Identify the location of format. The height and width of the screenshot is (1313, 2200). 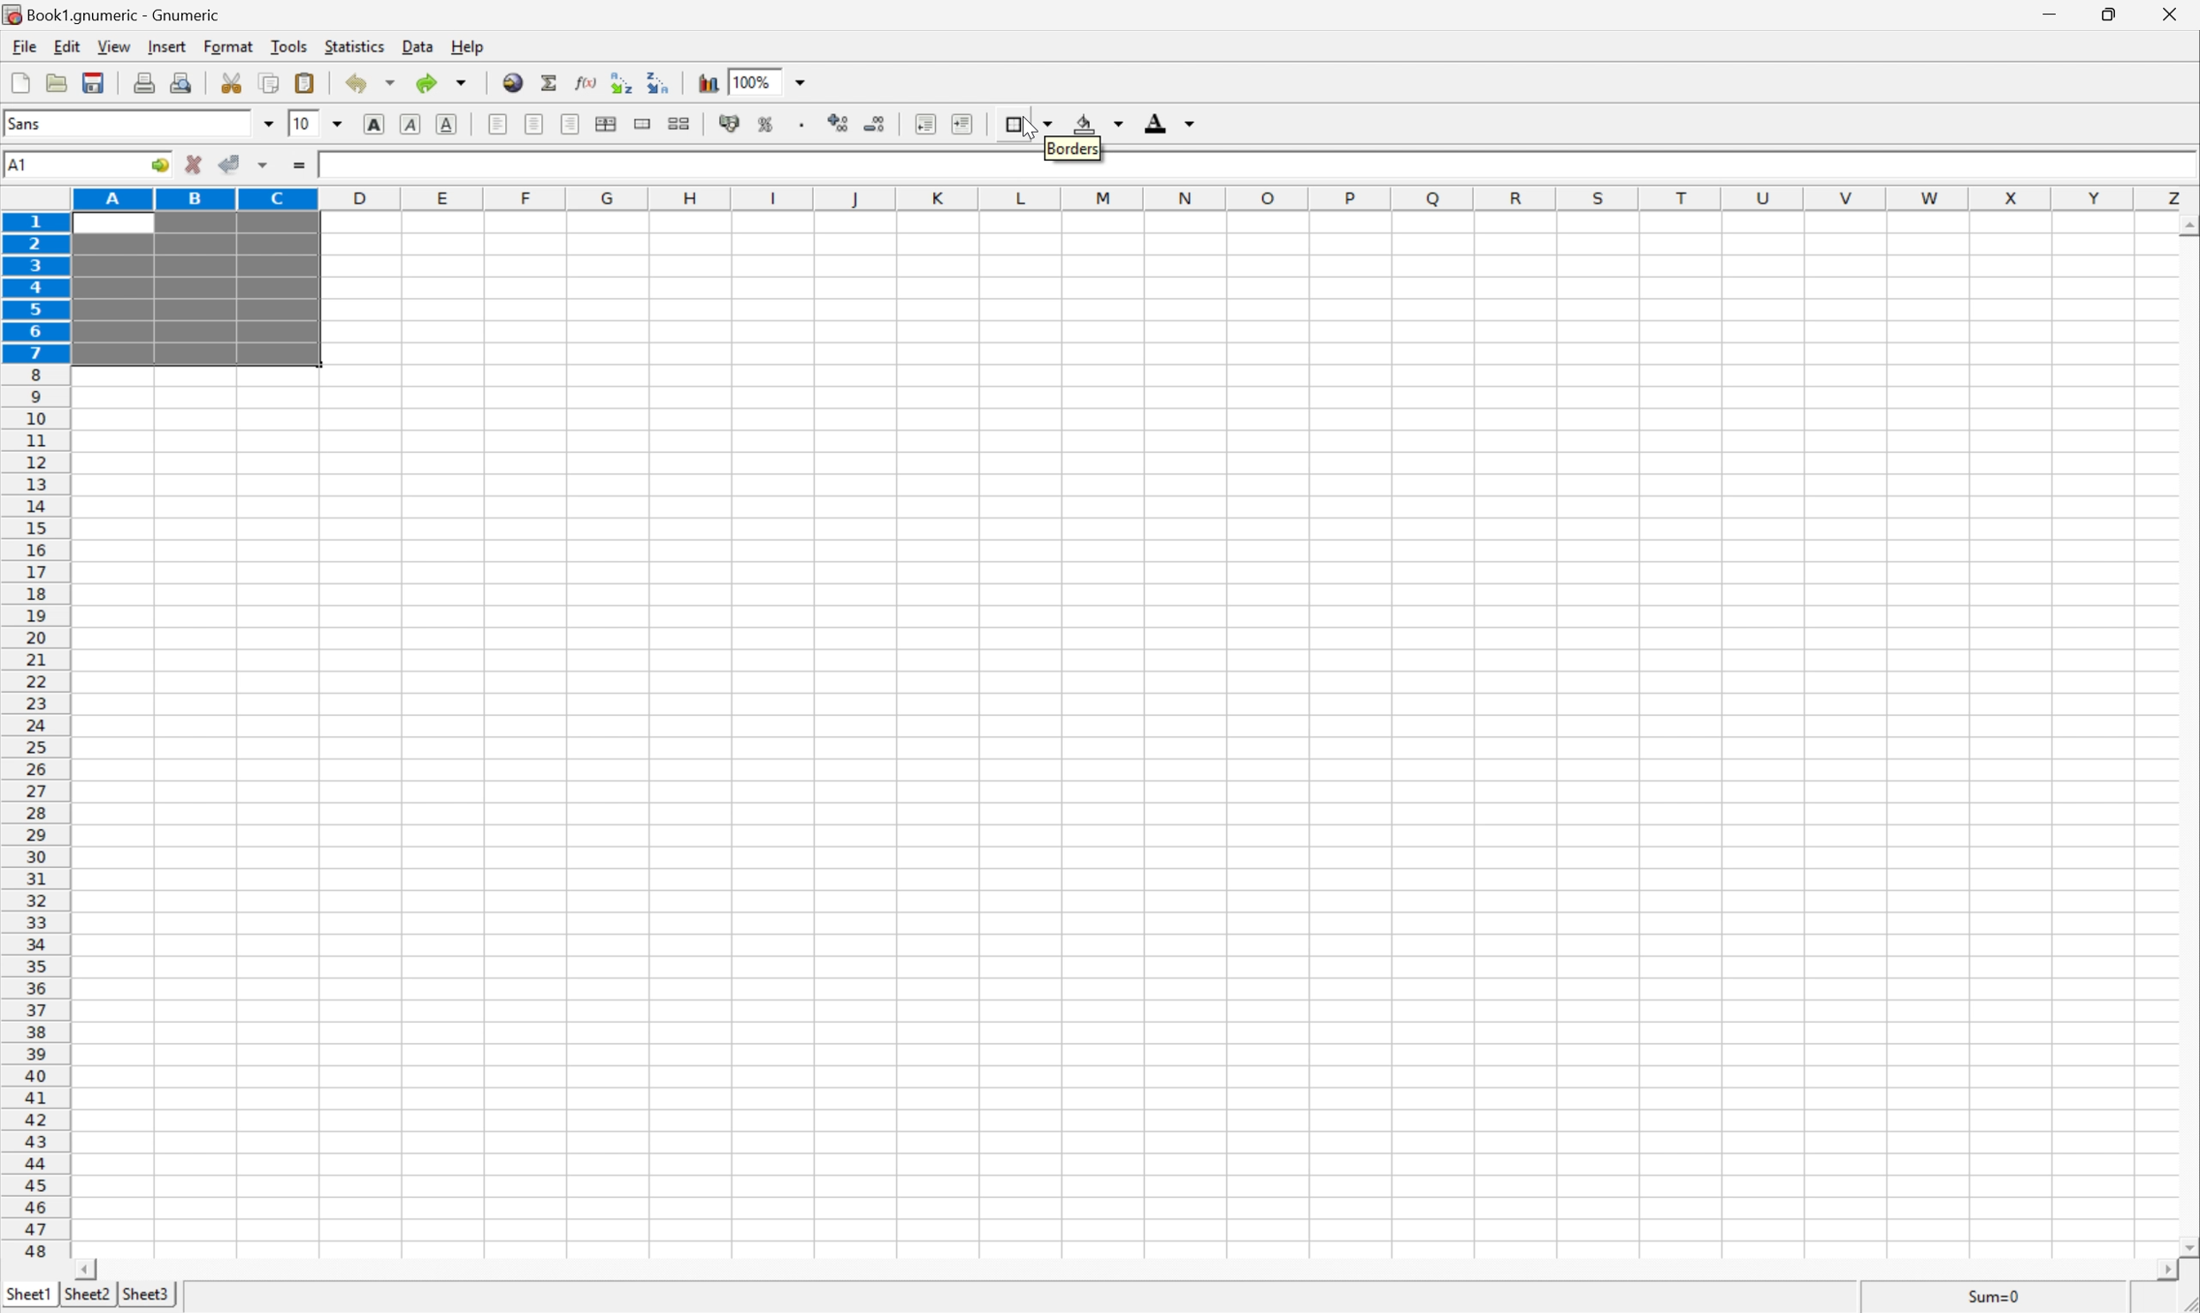
(228, 46).